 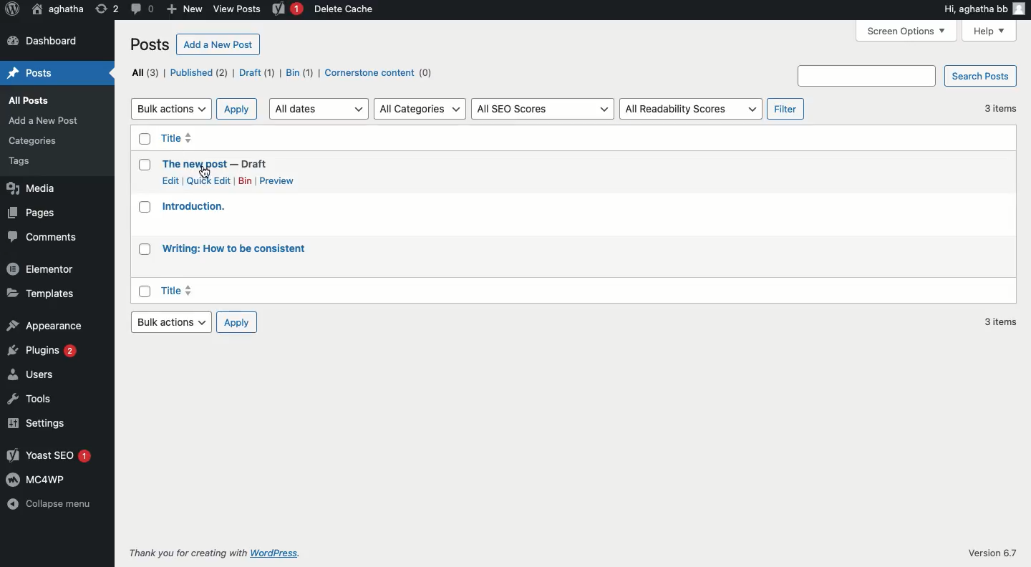 I want to click on Cursor, so click(x=204, y=172).